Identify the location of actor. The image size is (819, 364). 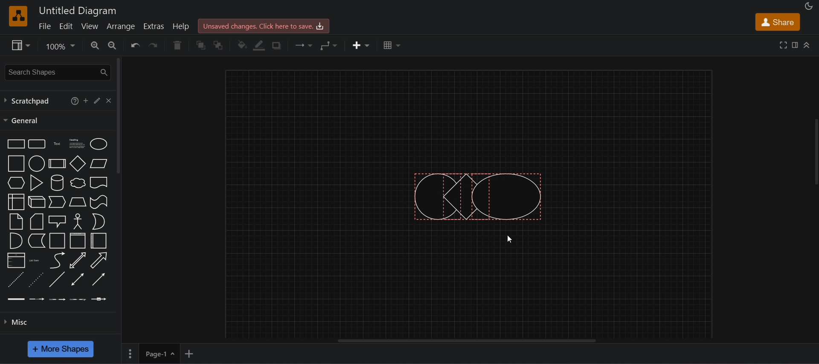
(78, 220).